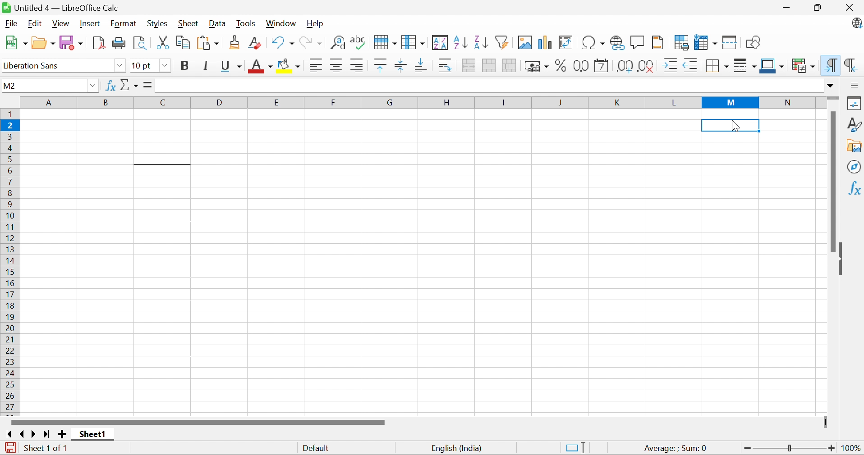 Image resolution: width=864 pixels, height=455 pixels. I want to click on Untitled 4 - LibreOffice Calc, so click(60, 7).